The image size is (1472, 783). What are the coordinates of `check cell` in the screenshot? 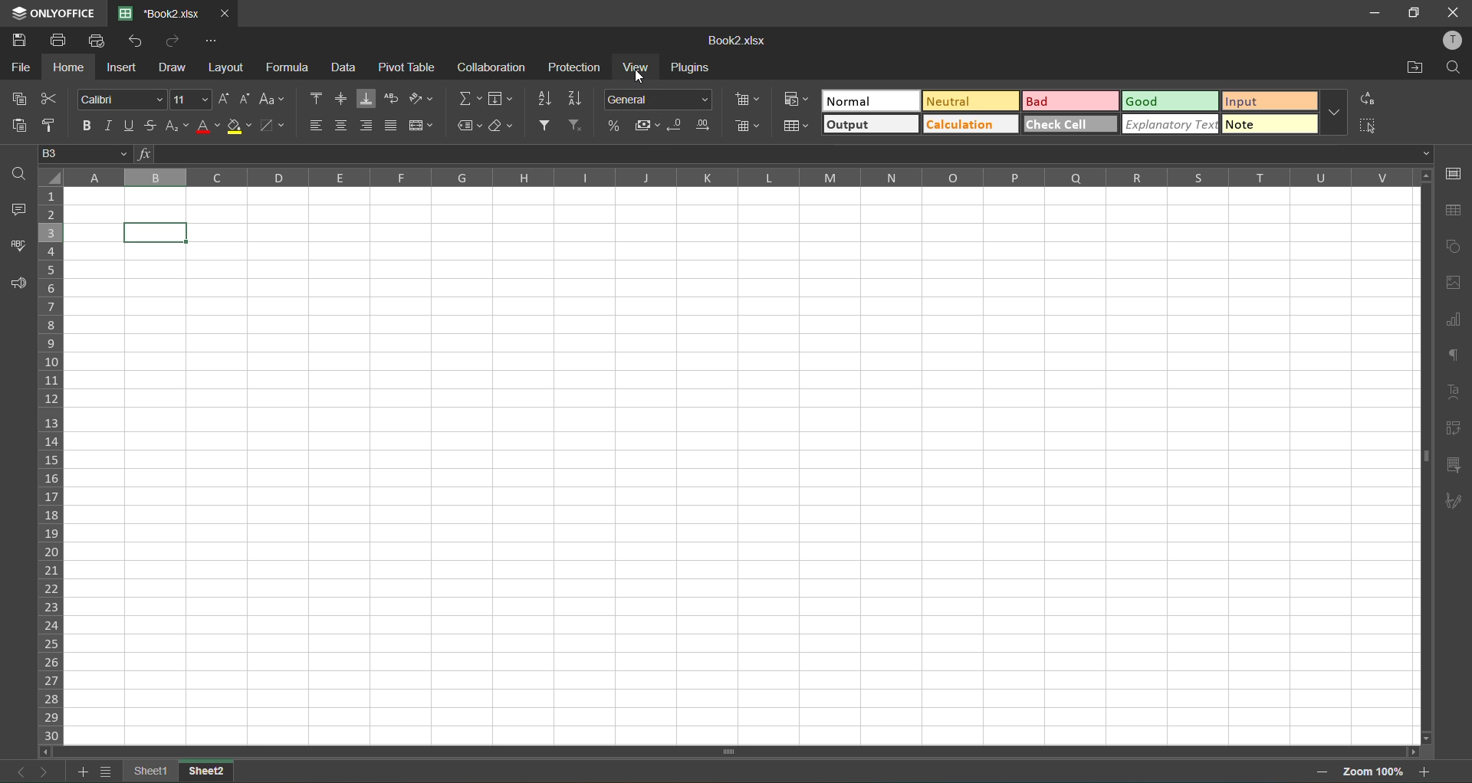 It's located at (1069, 126).